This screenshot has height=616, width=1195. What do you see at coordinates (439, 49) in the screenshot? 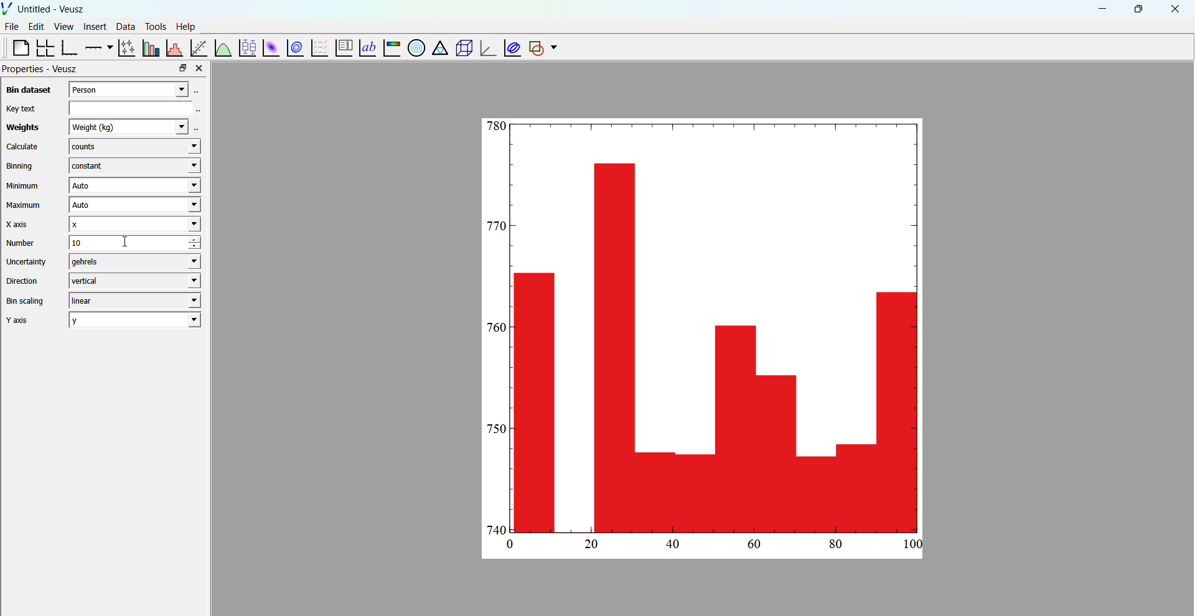
I see `ternary graph` at bounding box center [439, 49].